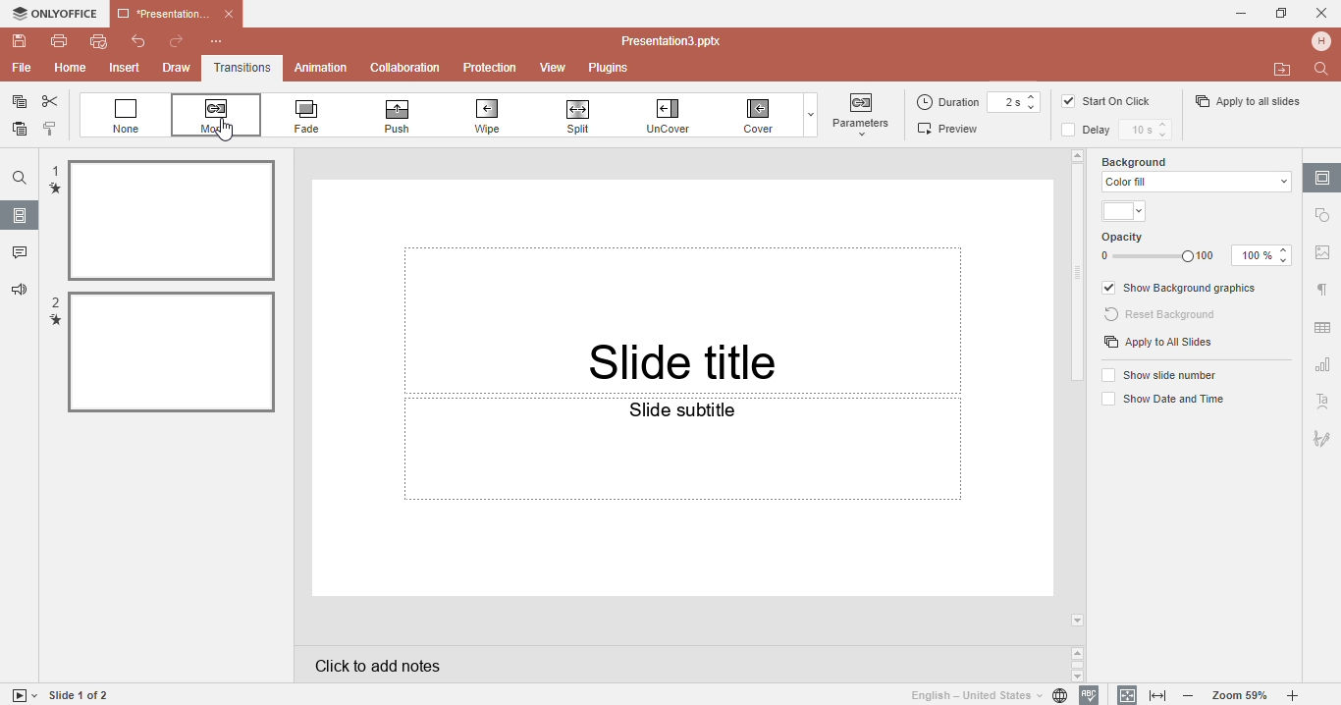  Describe the element at coordinates (1126, 212) in the screenshot. I see `Themes color` at that location.